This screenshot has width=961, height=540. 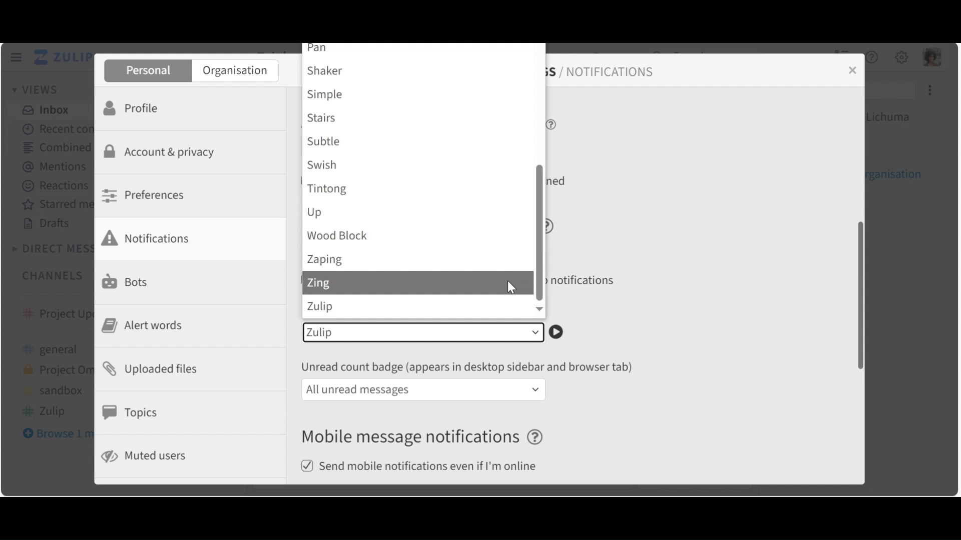 What do you see at coordinates (133, 412) in the screenshot?
I see `Topics` at bounding box center [133, 412].